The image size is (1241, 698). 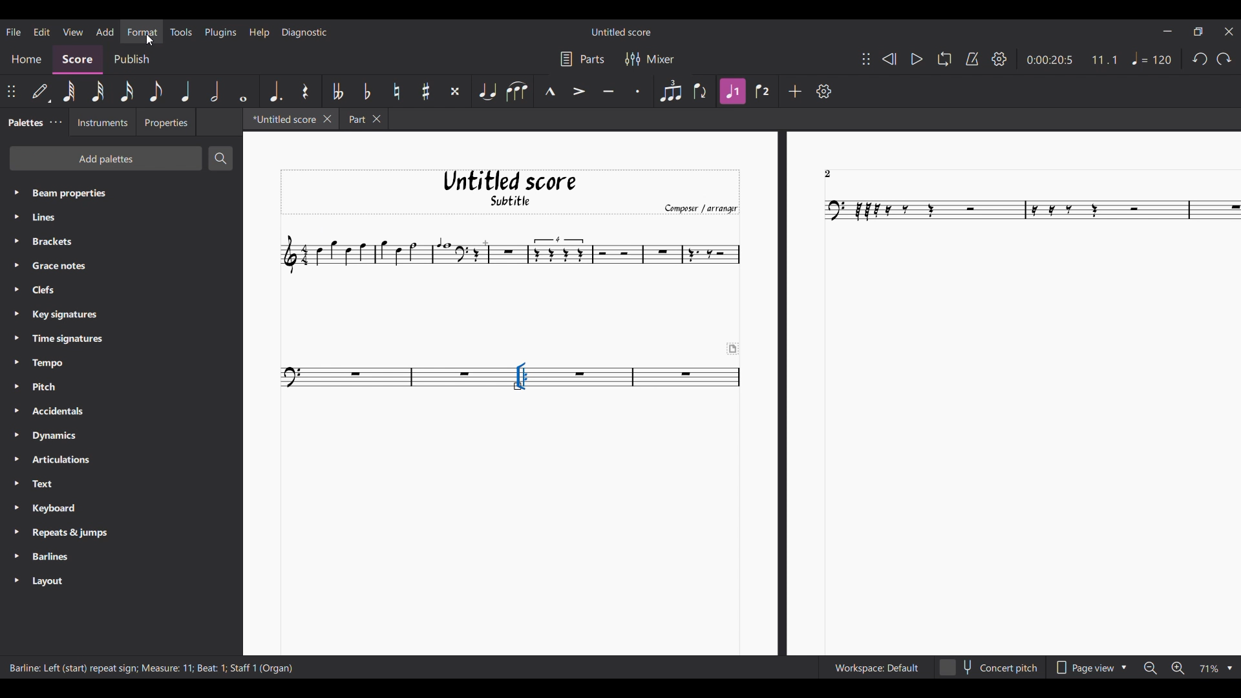 What do you see at coordinates (327, 119) in the screenshot?
I see `Close tab` at bounding box center [327, 119].